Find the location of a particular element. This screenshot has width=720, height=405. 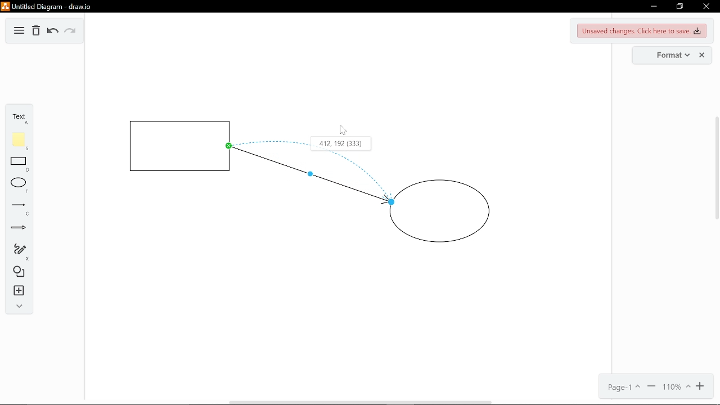

Current zoom is located at coordinates (676, 386).